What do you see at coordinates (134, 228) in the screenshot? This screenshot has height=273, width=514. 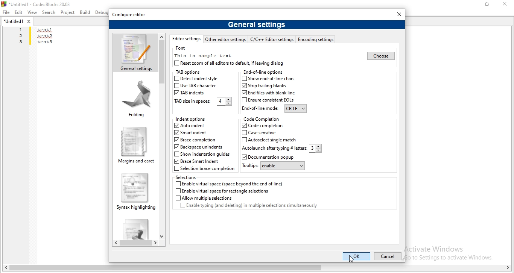 I see `stamp` at bounding box center [134, 228].